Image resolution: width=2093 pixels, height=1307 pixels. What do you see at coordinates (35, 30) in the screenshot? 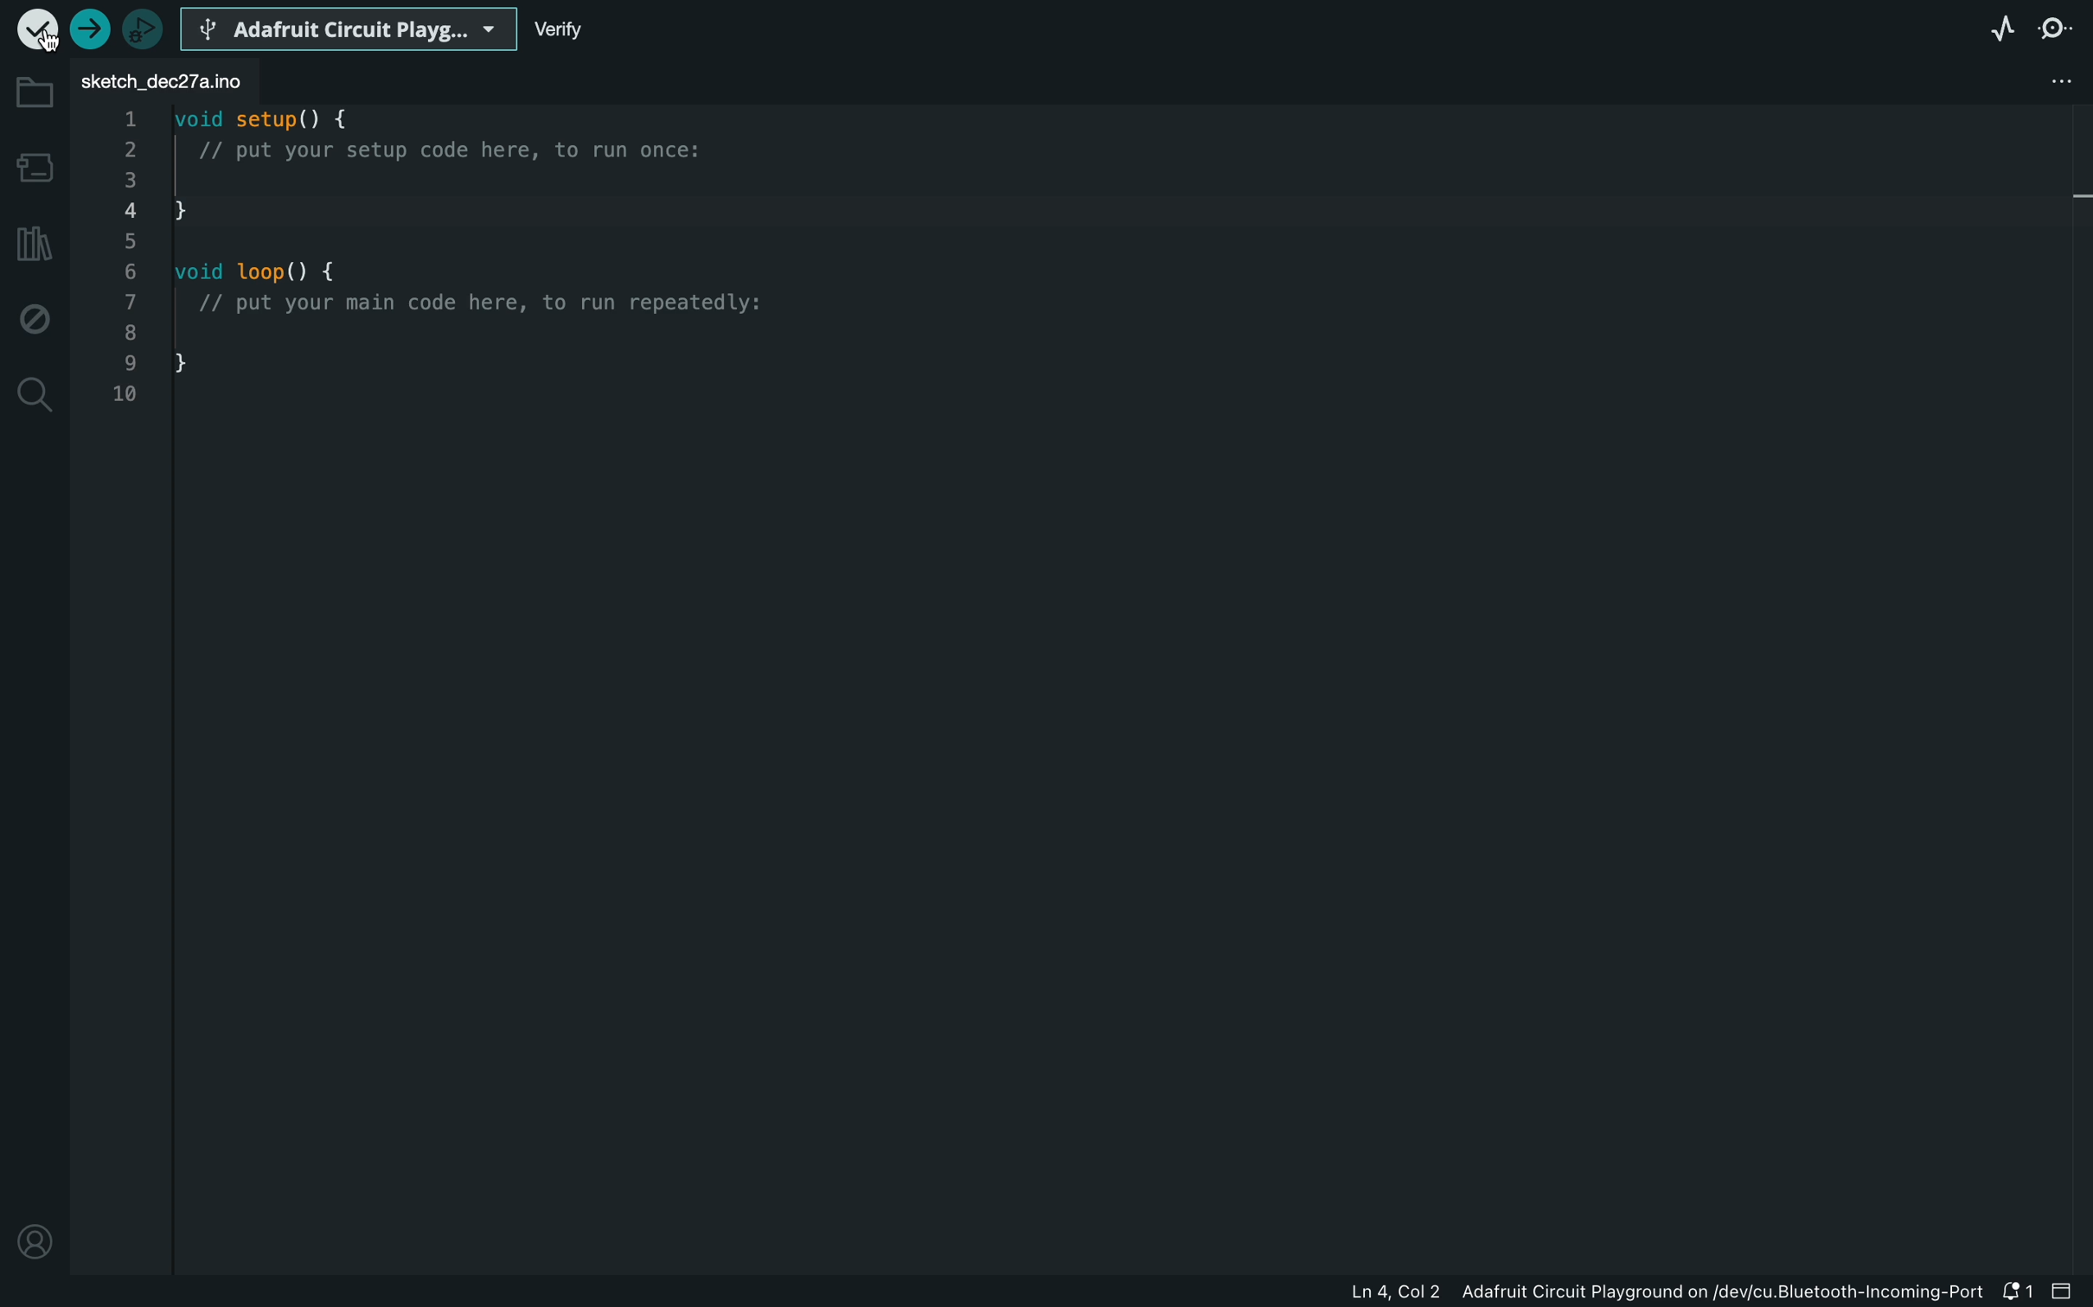
I see `verify` at bounding box center [35, 30].